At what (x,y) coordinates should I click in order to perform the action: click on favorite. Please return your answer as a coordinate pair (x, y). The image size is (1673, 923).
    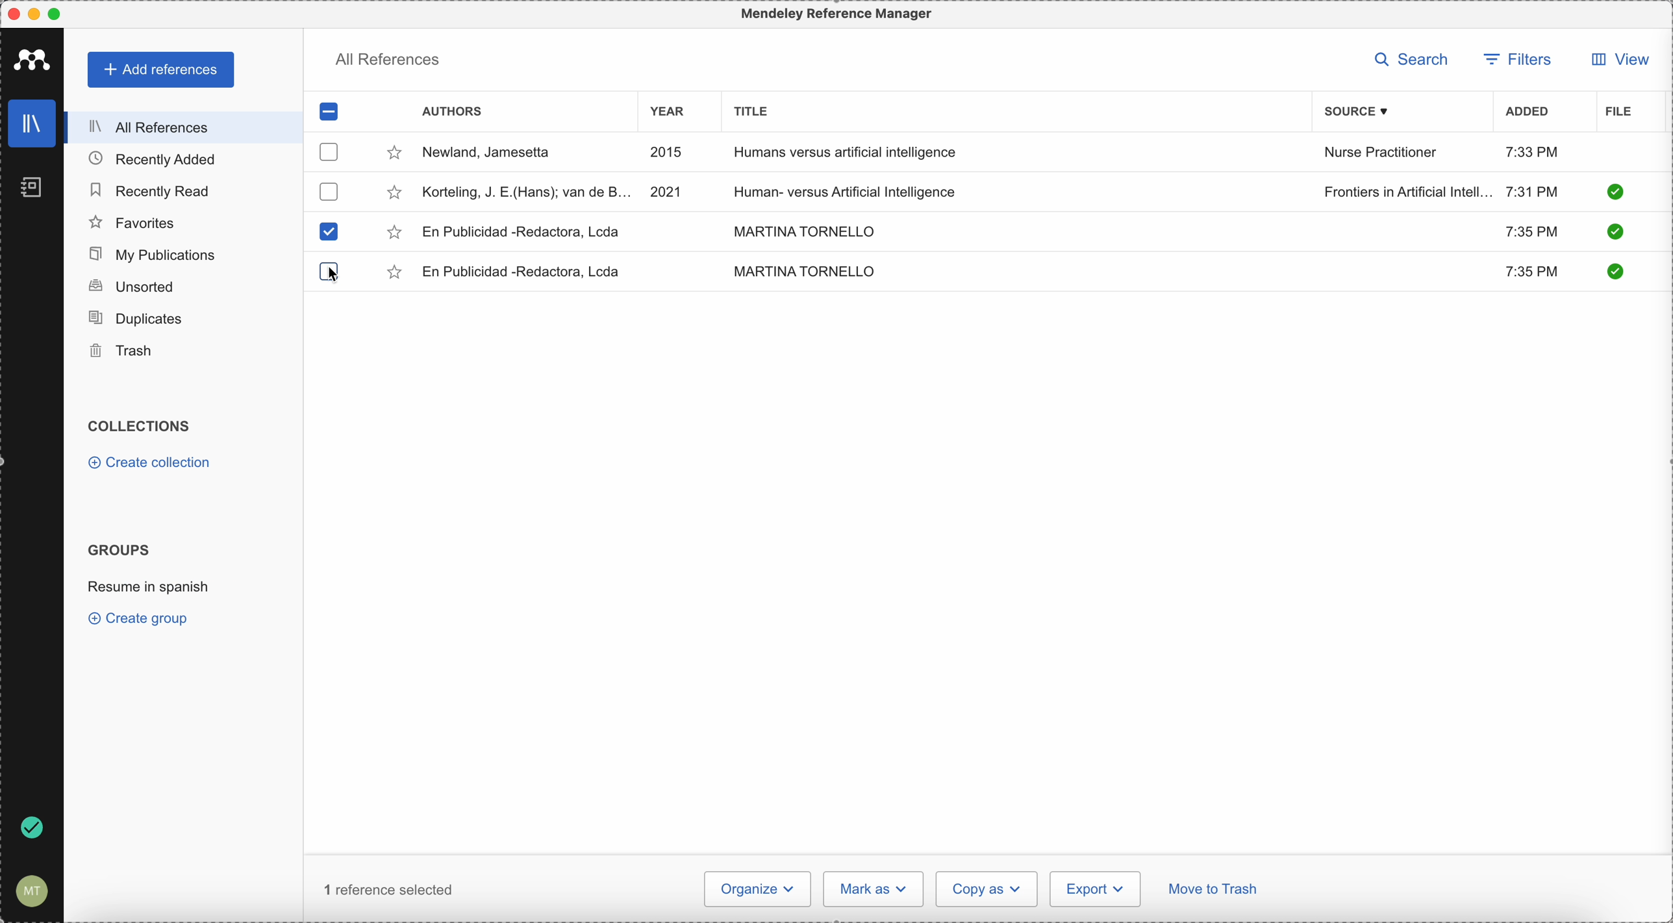
    Looking at the image, I should click on (396, 274).